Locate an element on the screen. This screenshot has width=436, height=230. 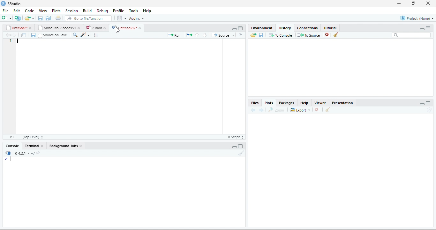
document is located at coordinates (96, 35).